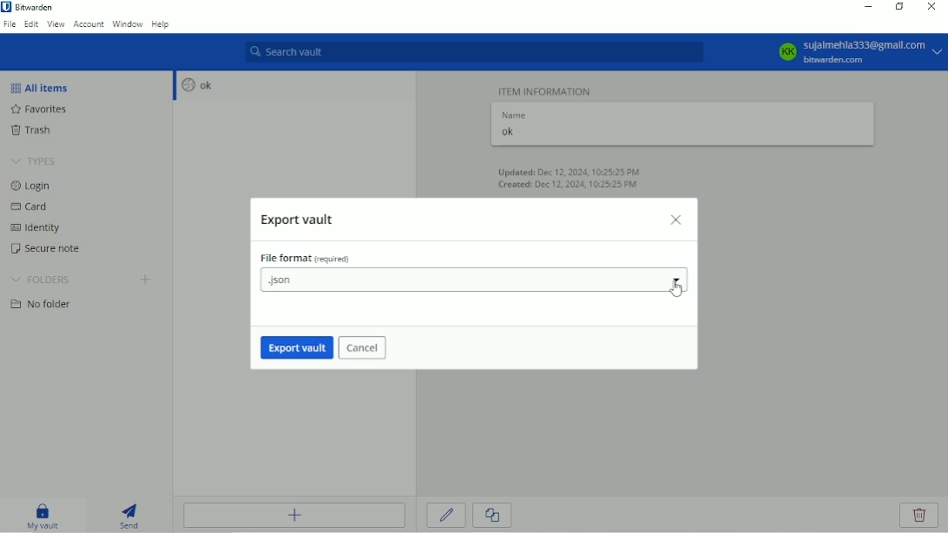  Describe the element at coordinates (300, 220) in the screenshot. I see `Export vault` at that location.